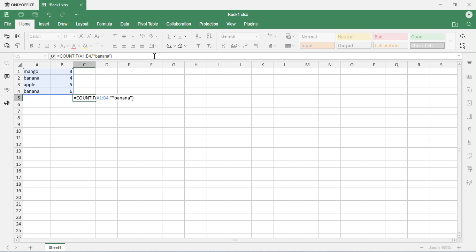 The height and width of the screenshot is (252, 476). What do you see at coordinates (37, 78) in the screenshot?
I see `banana` at bounding box center [37, 78].